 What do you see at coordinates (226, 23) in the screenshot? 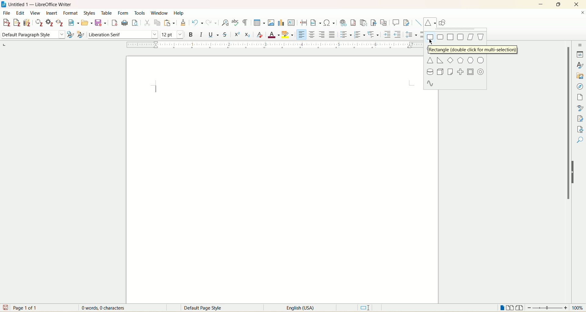
I see `find and replace` at bounding box center [226, 23].